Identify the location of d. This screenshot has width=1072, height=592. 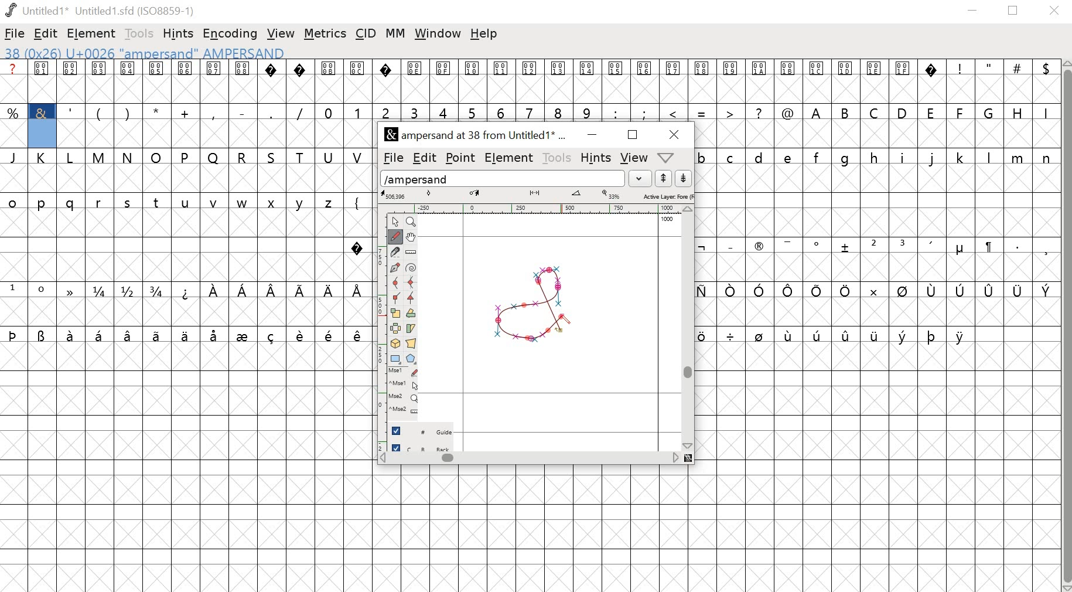
(759, 157).